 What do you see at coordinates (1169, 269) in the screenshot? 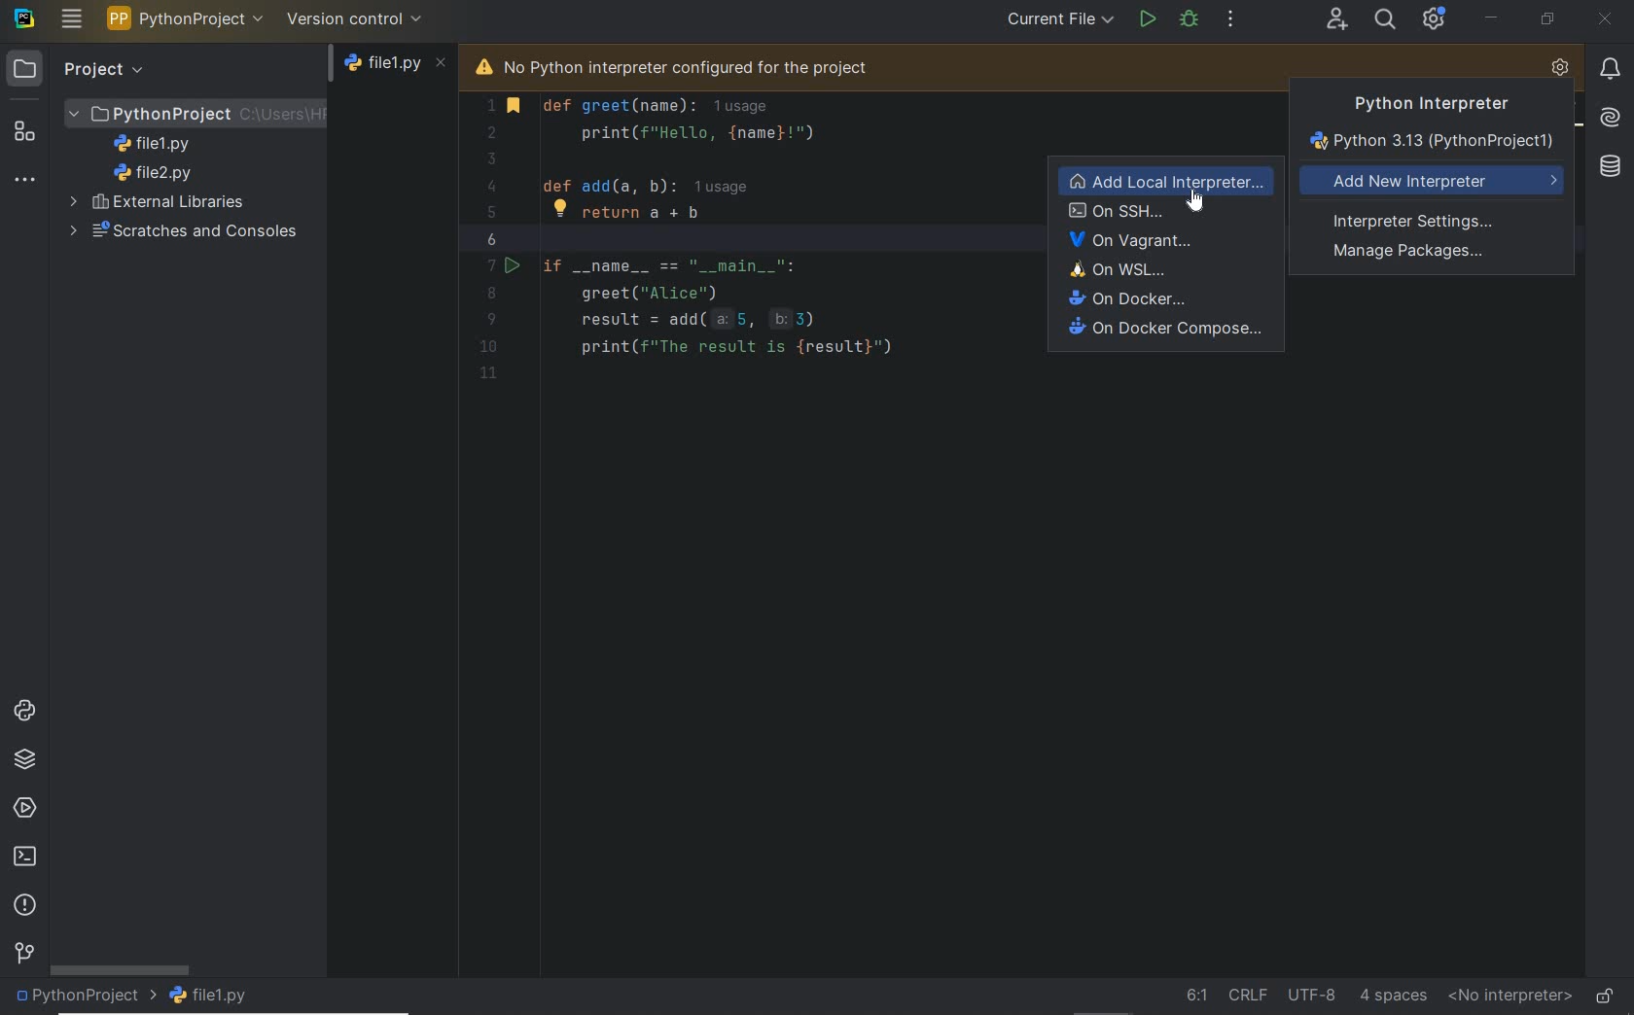
I see `On WSL` at bounding box center [1169, 269].